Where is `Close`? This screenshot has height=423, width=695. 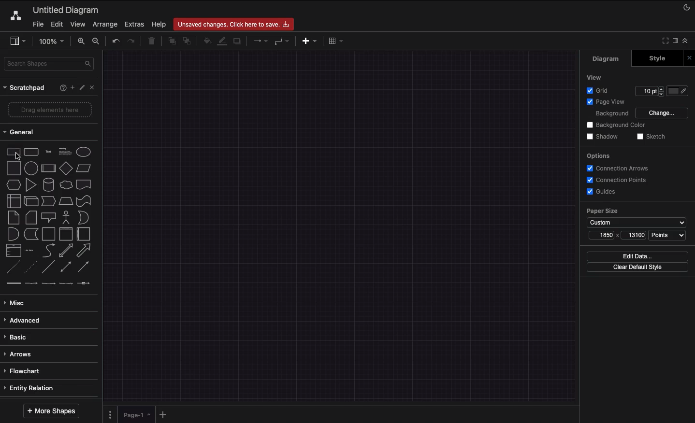
Close is located at coordinates (91, 87).